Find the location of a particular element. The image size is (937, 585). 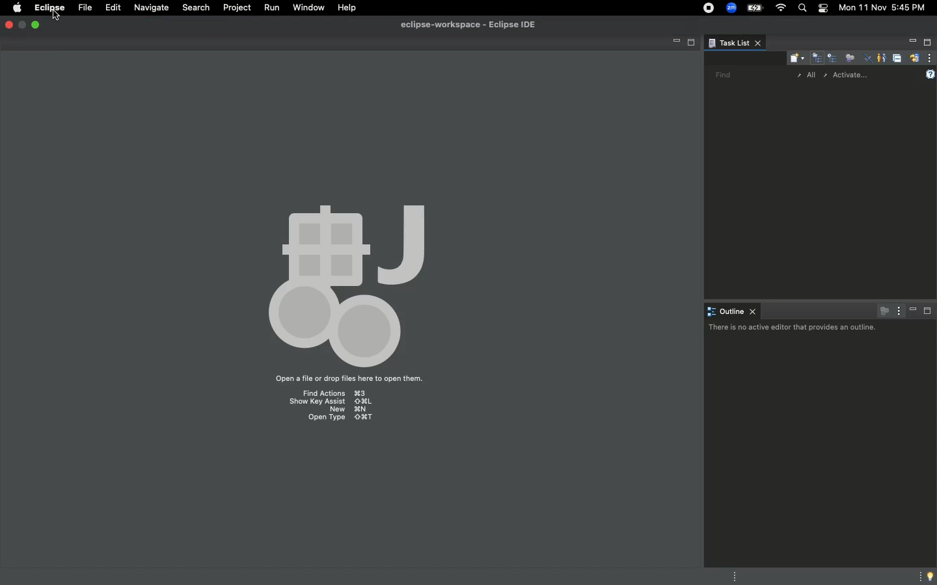

Maximize  is located at coordinates (927, 43).